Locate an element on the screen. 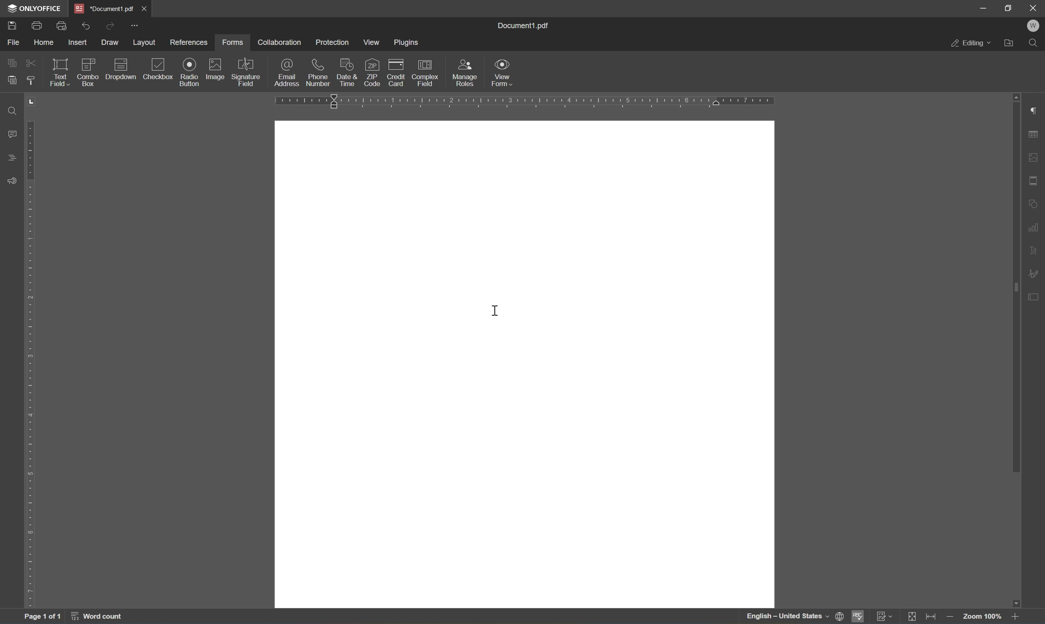 The height and width of the screenshot is (624, 1045). word count is located at coordinates (98, 617).